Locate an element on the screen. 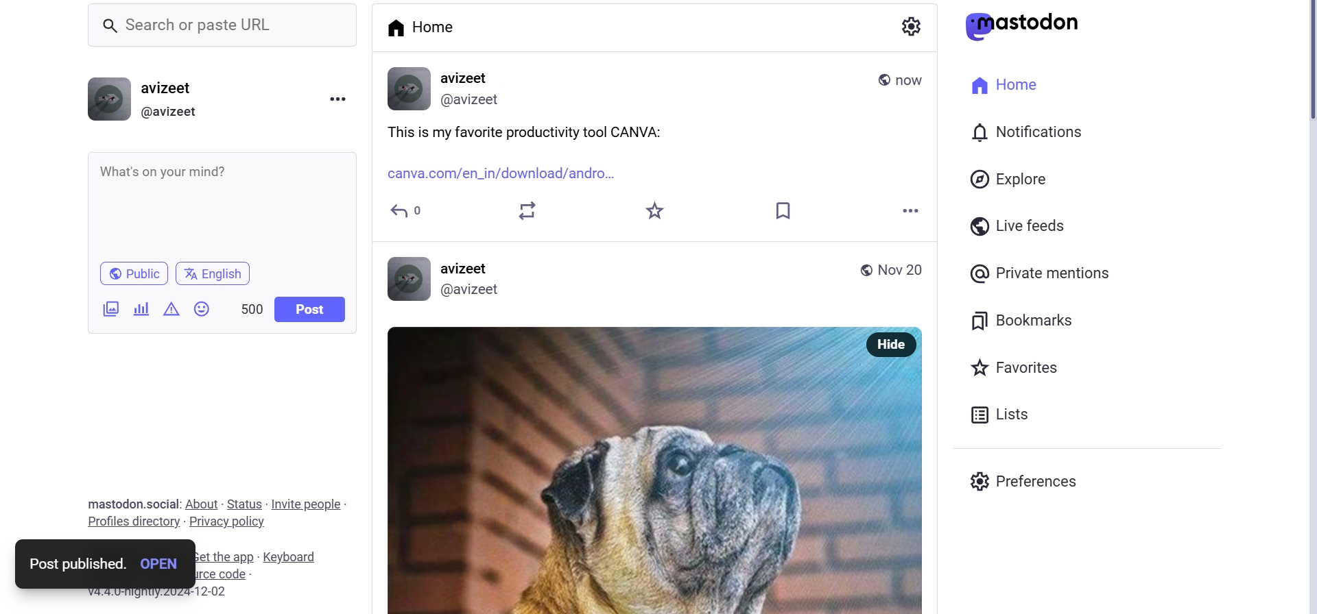  open is located at coordinates (162, 564).